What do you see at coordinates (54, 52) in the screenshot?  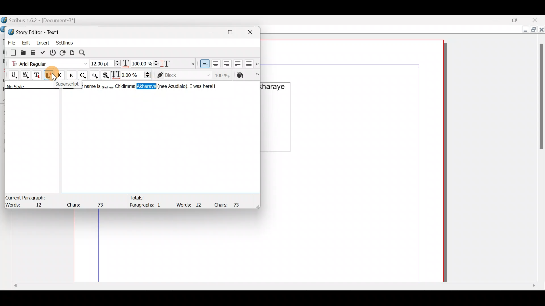 I see `Exit without updating text frame` at bounding box center [54, 52].